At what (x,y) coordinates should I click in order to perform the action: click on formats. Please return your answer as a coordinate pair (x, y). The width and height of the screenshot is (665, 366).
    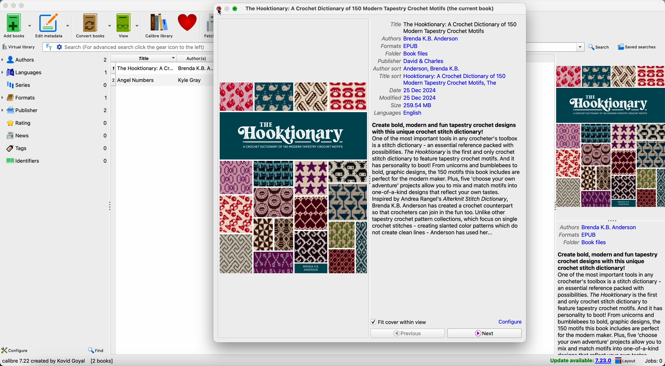
    Looking at the image, I should click on (399, 47).